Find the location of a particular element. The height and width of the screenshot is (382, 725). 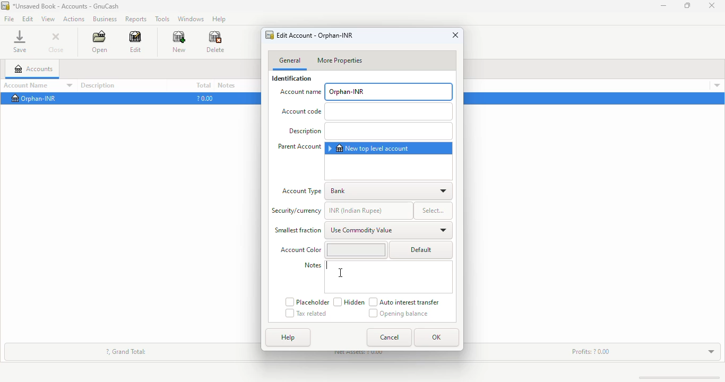

smallest fraction is located at coordinates (298, 230).